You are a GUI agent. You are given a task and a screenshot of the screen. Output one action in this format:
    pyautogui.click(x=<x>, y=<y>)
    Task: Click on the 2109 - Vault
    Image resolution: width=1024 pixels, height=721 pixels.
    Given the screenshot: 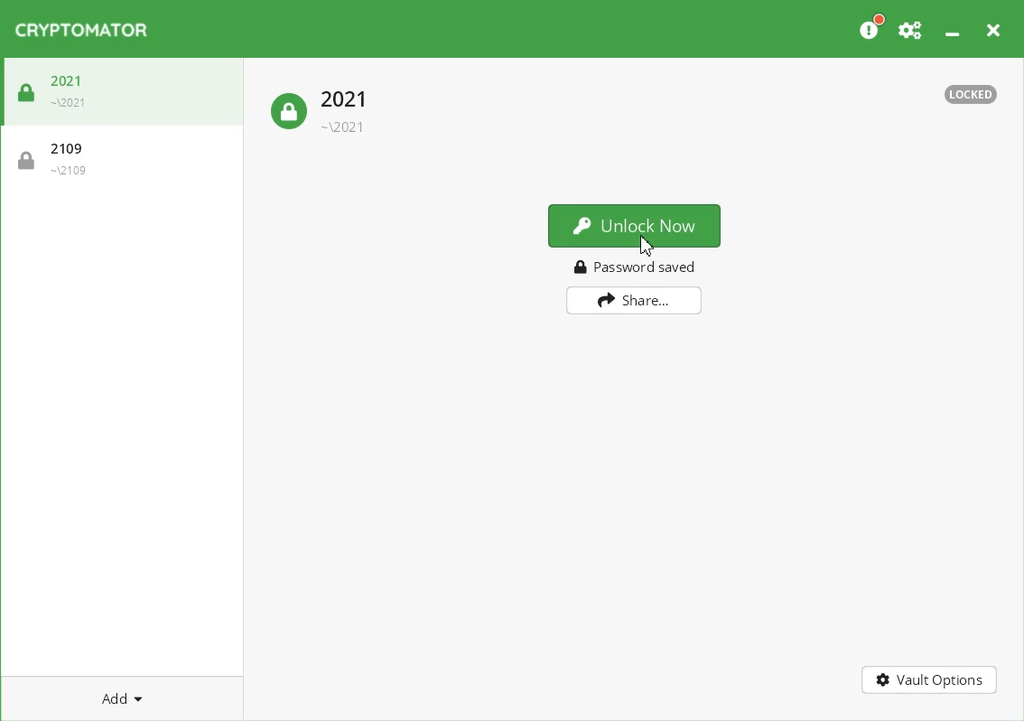 What is the action you would take?
    pyautogui.click(x=120, y=156)
    